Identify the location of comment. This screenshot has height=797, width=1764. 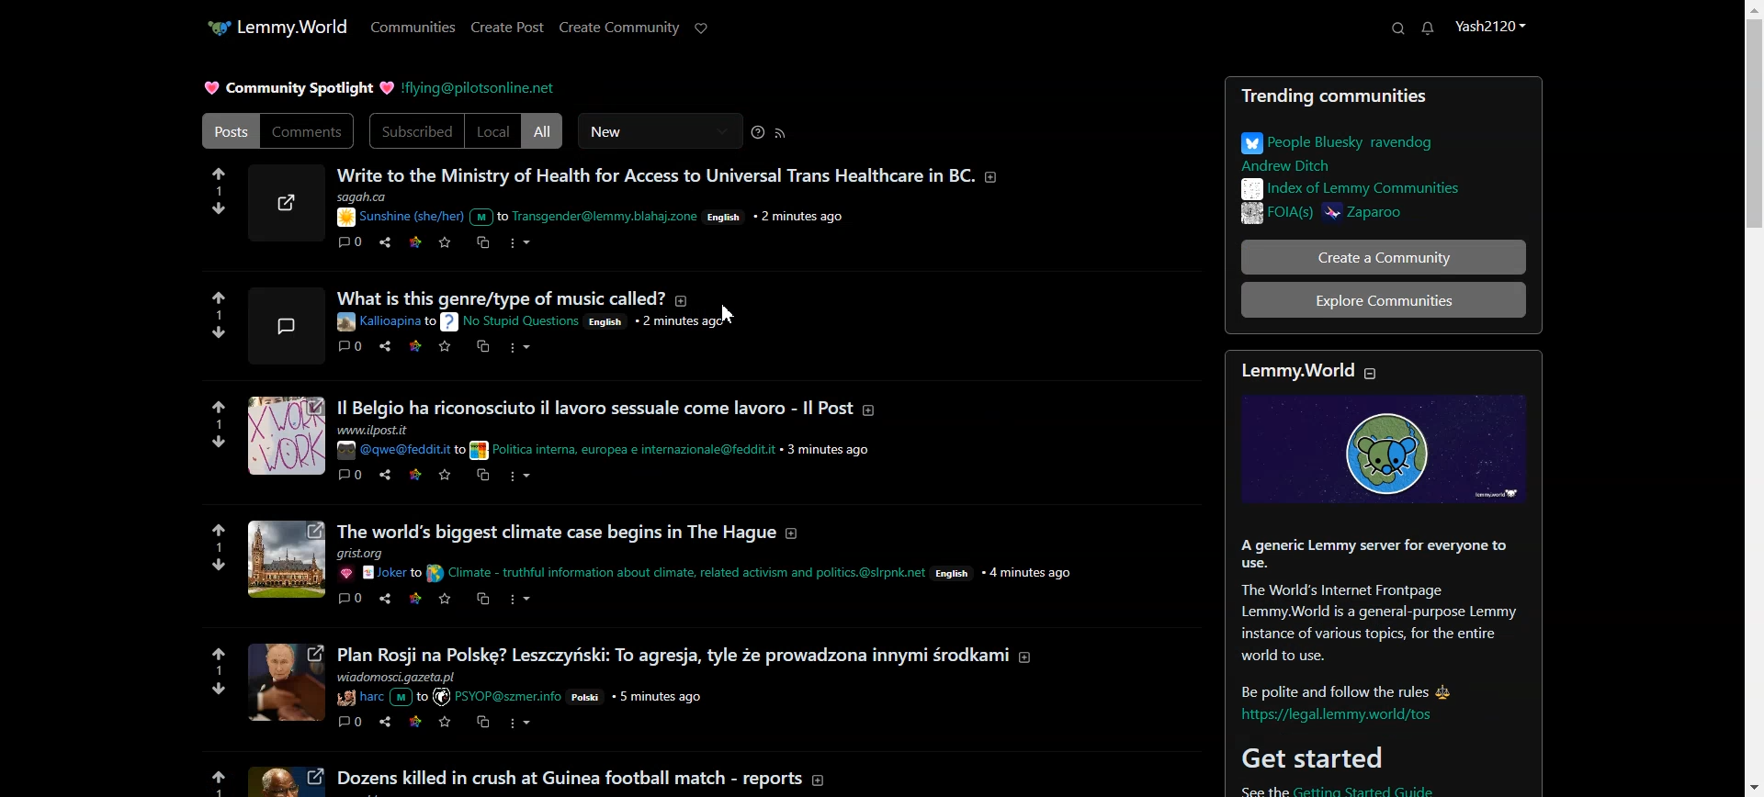
(353, 605).